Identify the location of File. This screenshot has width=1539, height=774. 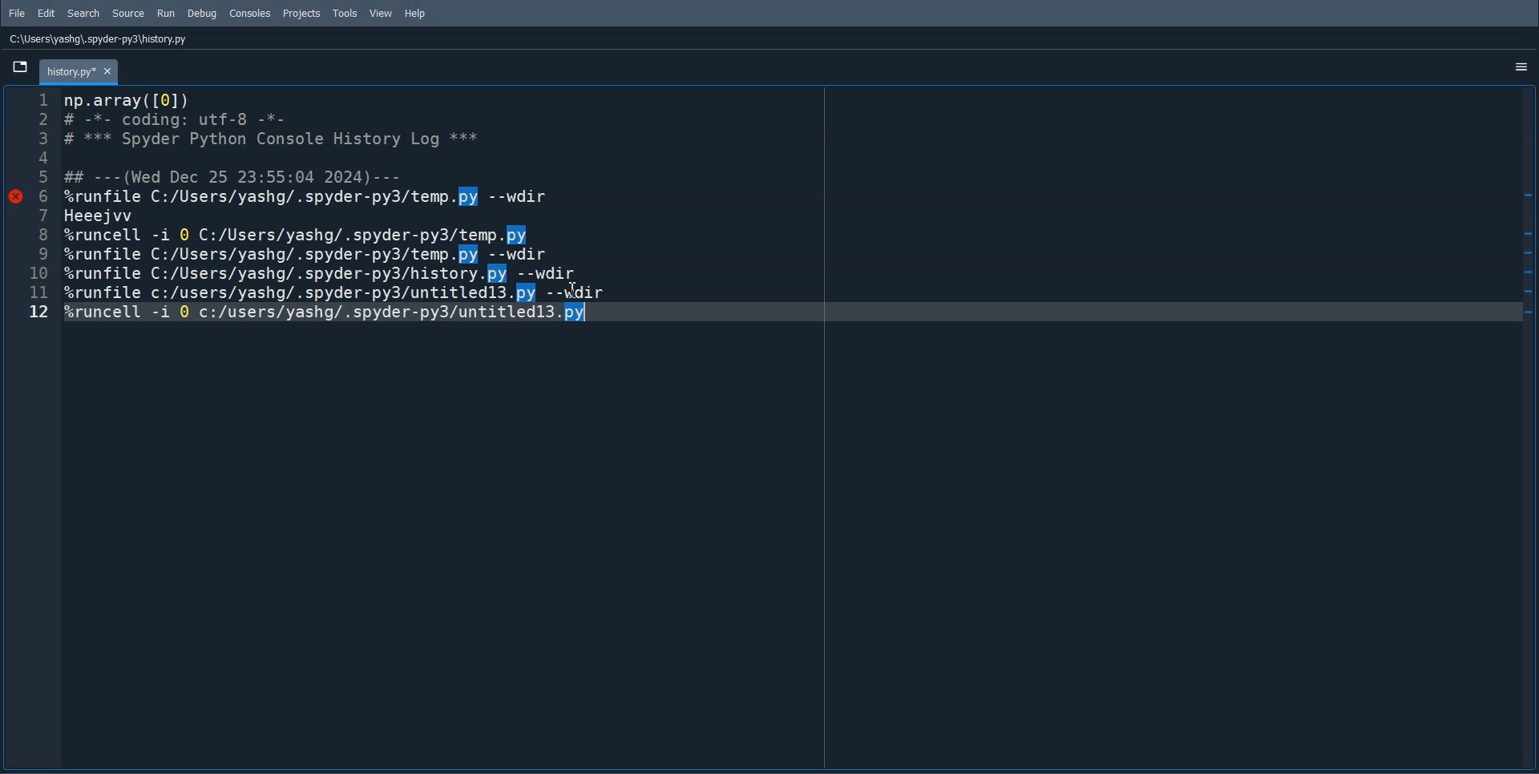
(18, 13).